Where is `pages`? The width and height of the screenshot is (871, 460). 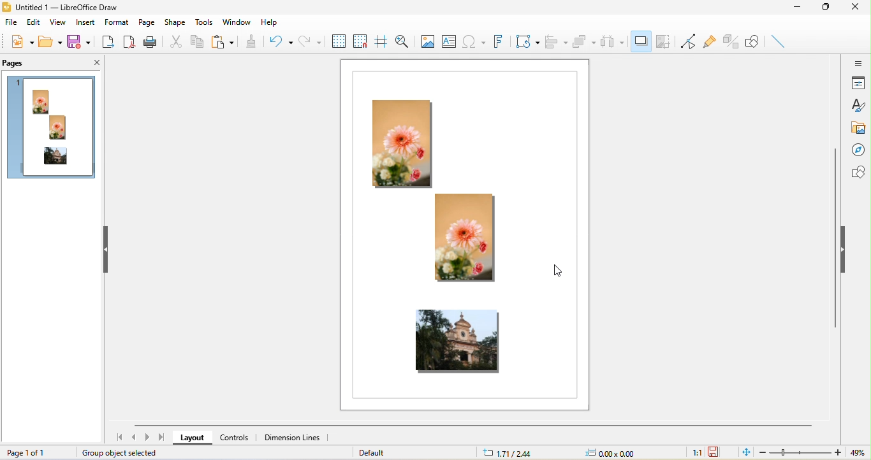 pages is located at coordinates (17, 63).